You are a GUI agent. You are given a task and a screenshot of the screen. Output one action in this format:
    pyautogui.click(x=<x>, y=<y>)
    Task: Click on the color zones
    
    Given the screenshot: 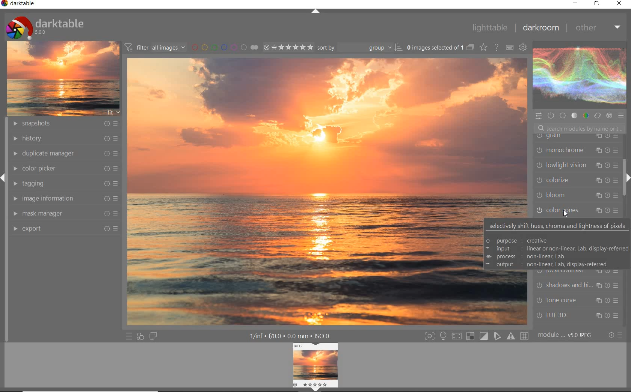 What is the action you would take?
    pyautogui.click(x=571, y=211)
    